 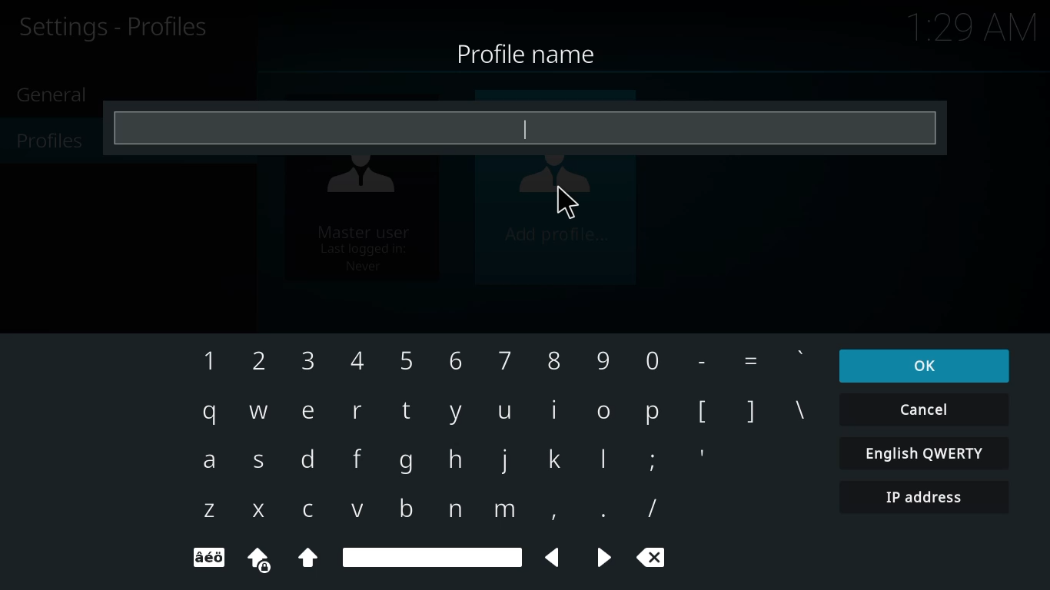 I want to click on 7, so click(x=507, y=361).